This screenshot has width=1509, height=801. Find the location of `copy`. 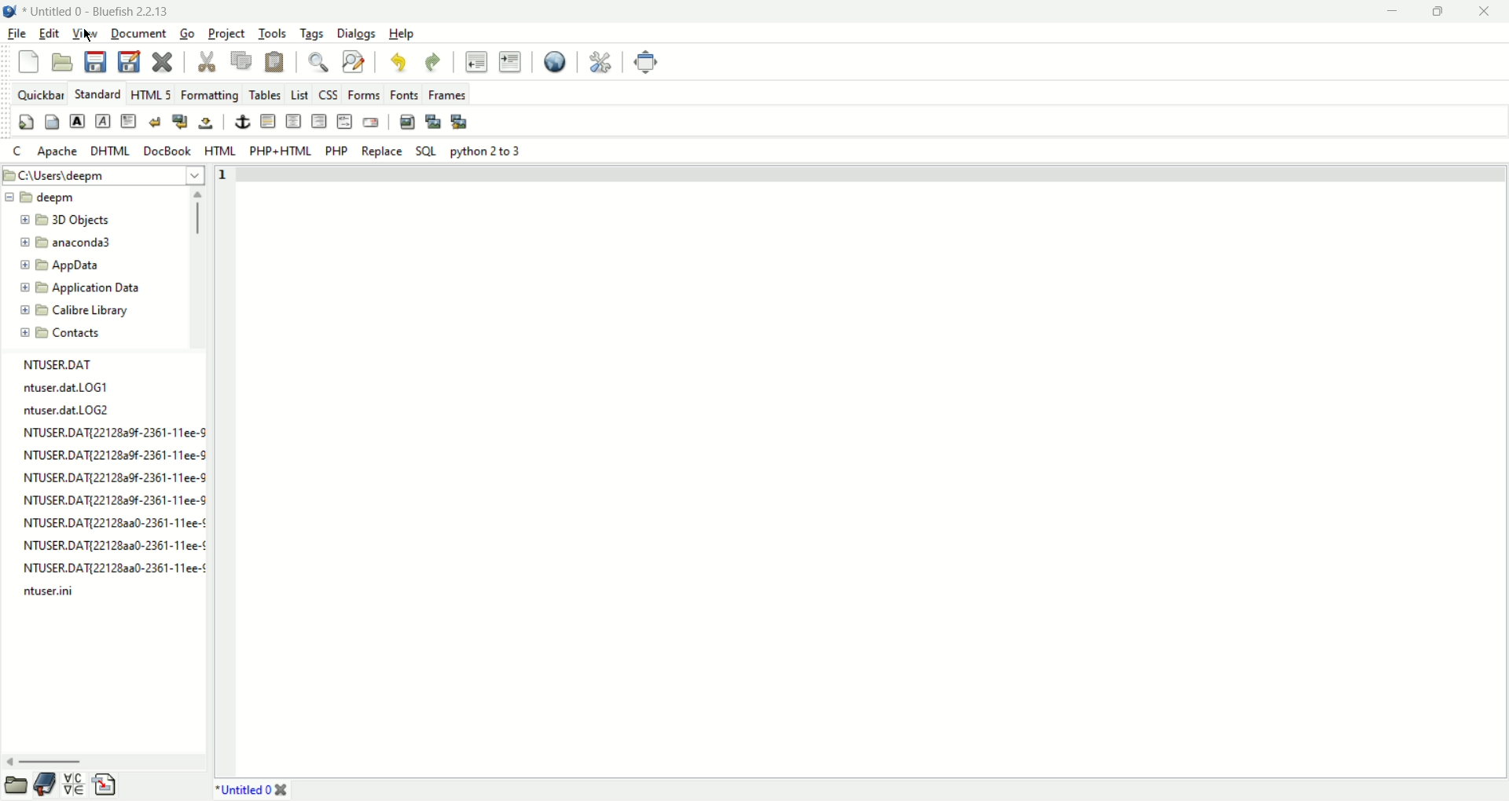

copy is located at coordinates (243, 61).